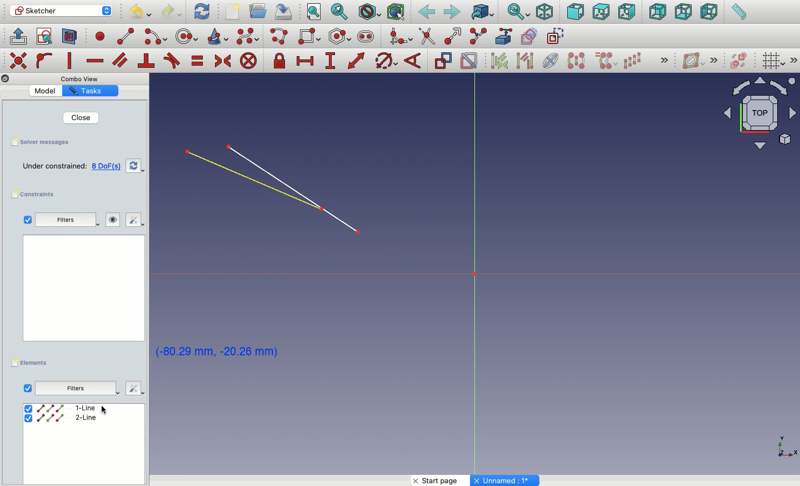  I want to click on Constrain angle, so click(414, 61).